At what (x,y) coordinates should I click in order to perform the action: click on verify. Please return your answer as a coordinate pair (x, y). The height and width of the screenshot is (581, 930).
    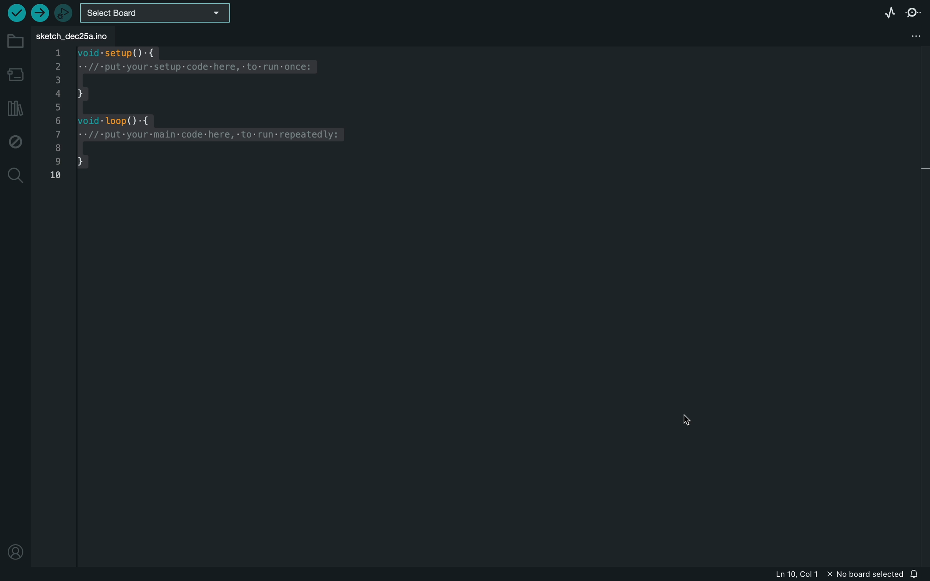
    Looking at the image, I should click on (15, 14).